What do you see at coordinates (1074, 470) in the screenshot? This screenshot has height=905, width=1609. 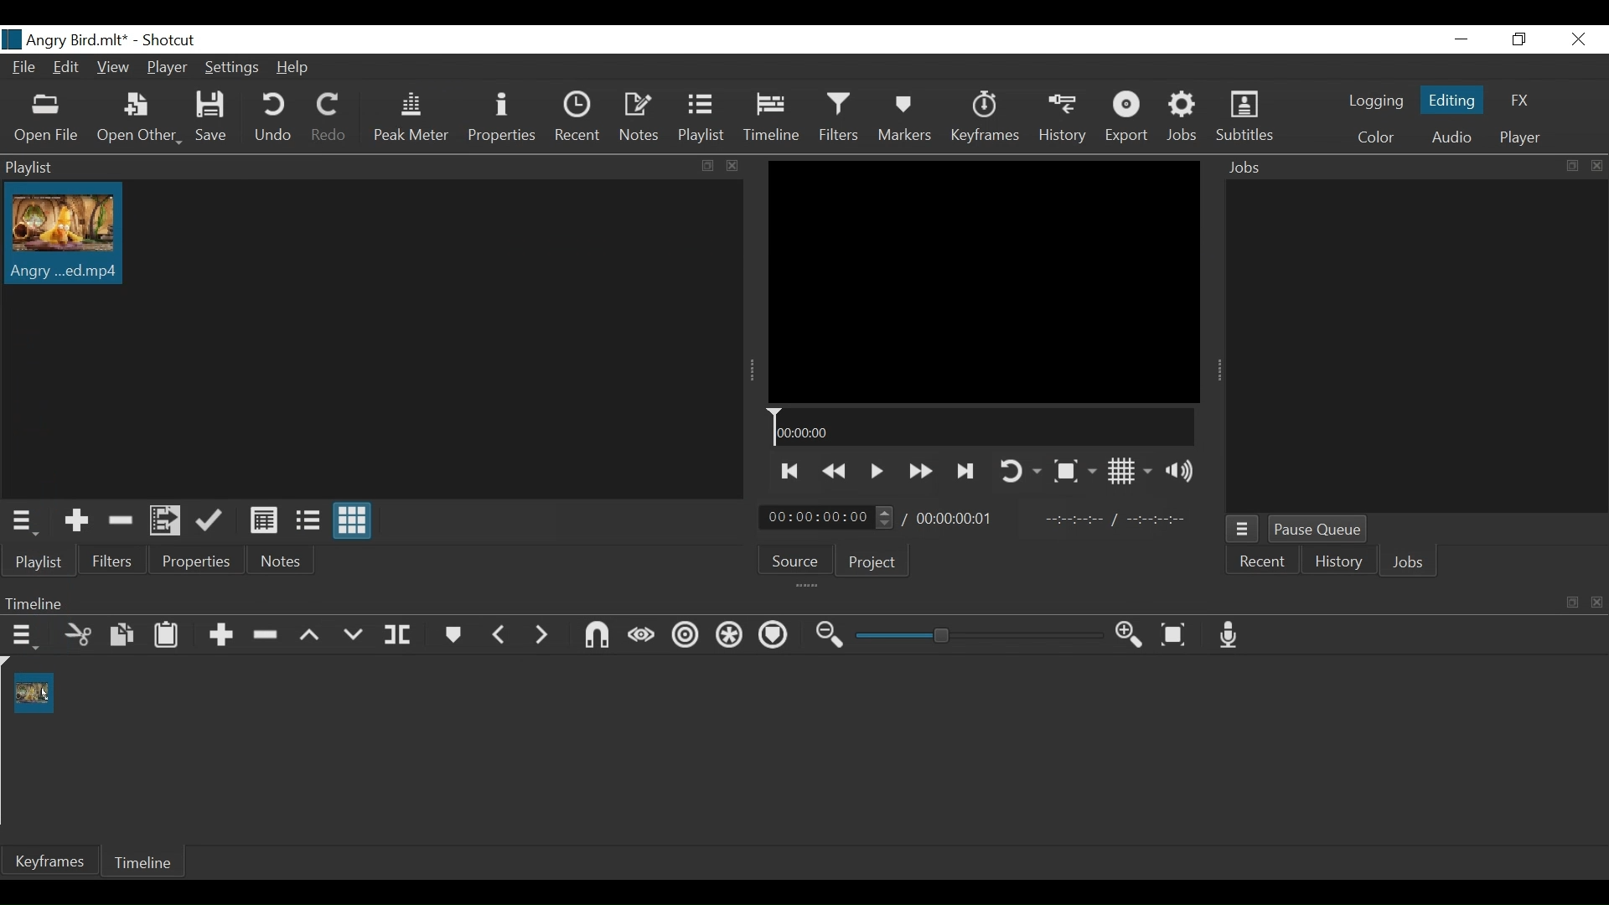 I see `Toggle Zoom` at bounding box center [1074, 470].